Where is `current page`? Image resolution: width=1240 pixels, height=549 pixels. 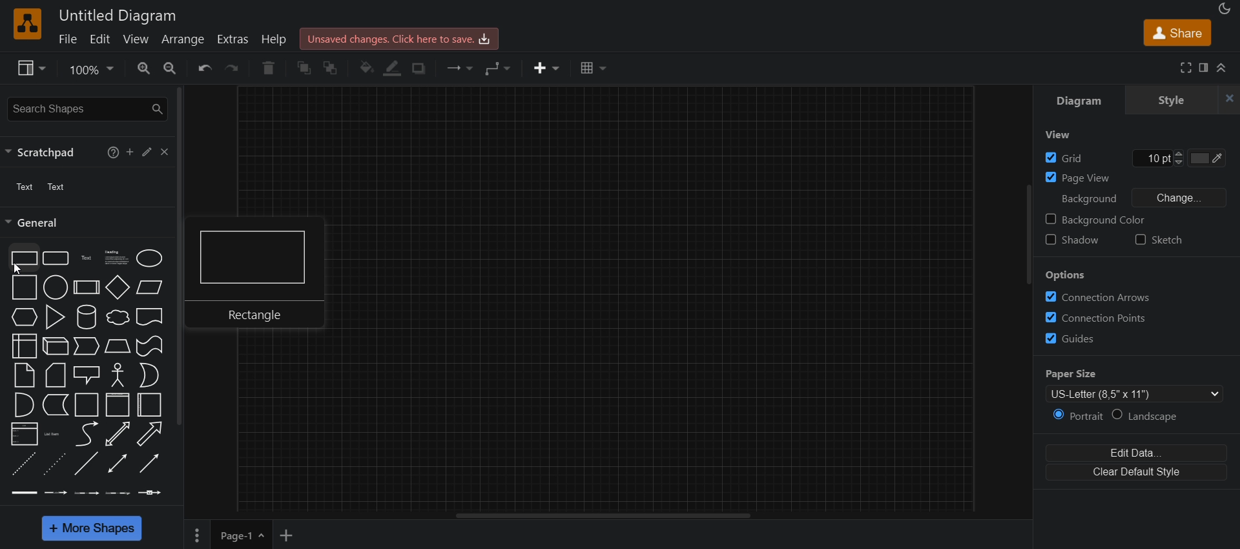
current page is located at coordinates (243, 535).